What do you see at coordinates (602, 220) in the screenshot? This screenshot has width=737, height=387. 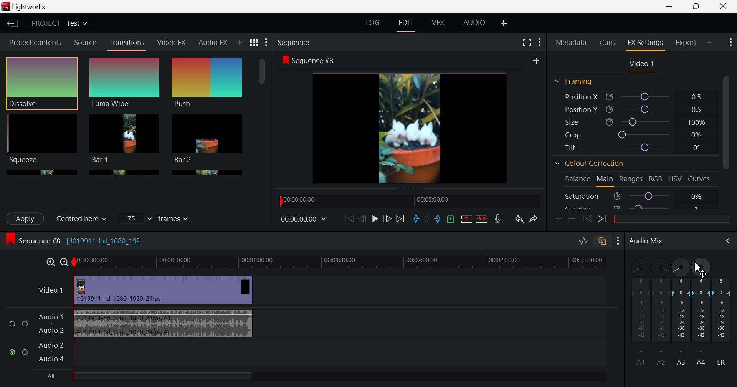 I see `Next keyframe` at bounding box center [602, 220].